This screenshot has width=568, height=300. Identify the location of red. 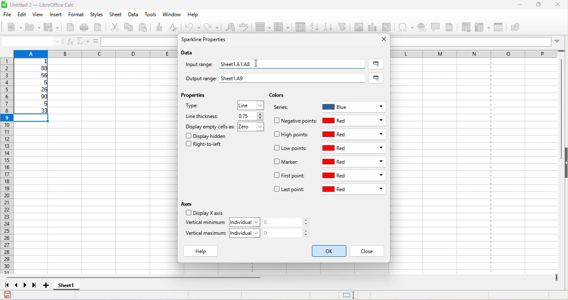
(354, 134).